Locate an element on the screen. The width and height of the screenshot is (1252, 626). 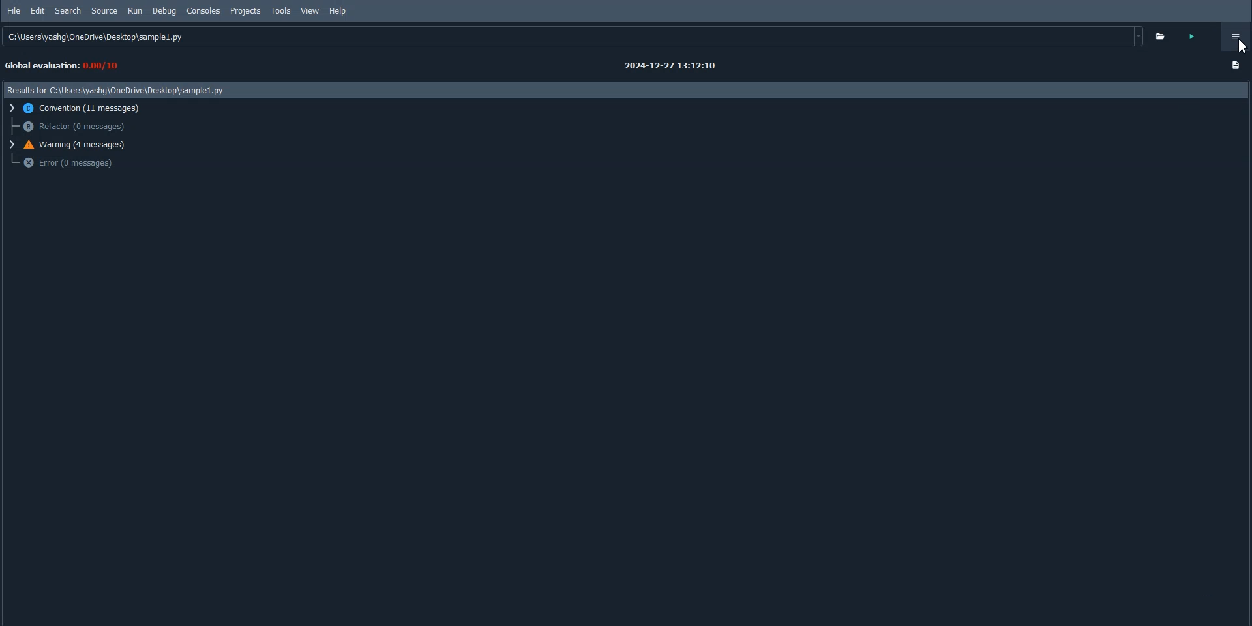
Results for C:\Users\yashg\OneDrive\Desktop\sample1.p is located at coordinates (113, 92).